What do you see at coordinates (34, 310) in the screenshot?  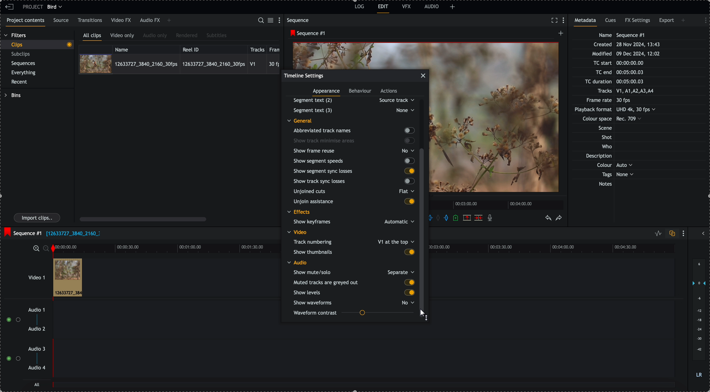 I see `audio 1` at bounding box center [34, 310].